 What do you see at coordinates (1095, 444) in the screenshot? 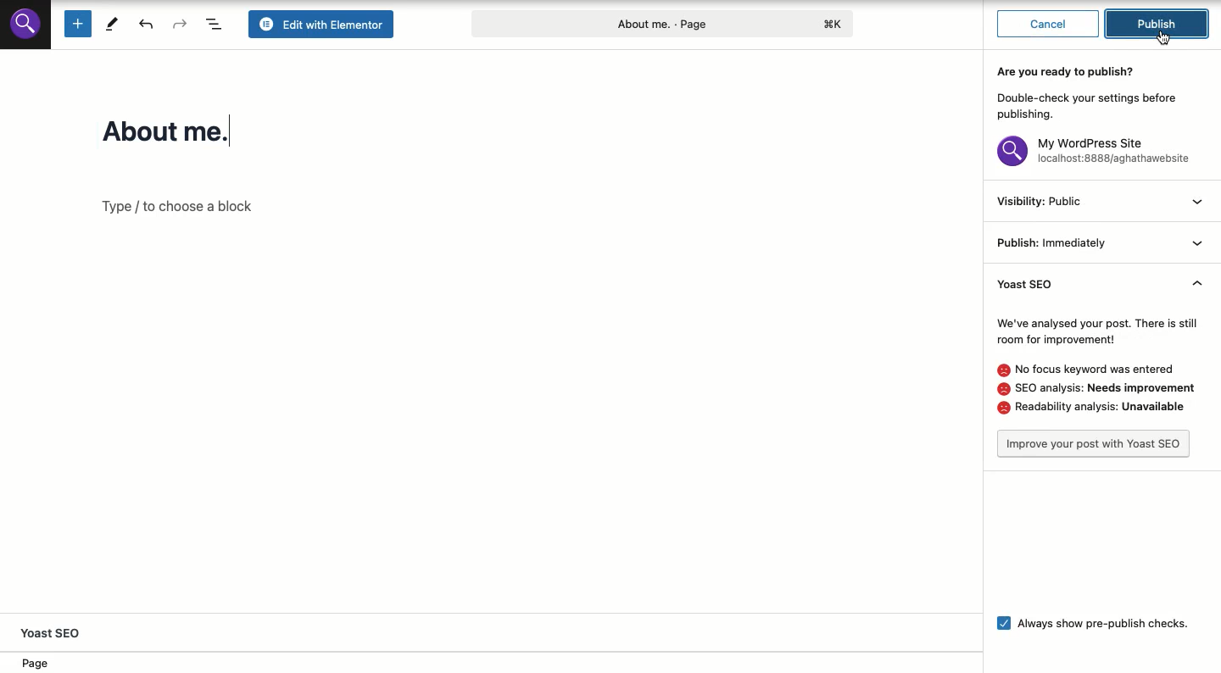
I see `Improve your post with Yoast SEO` at bounding box center [1095, 444].